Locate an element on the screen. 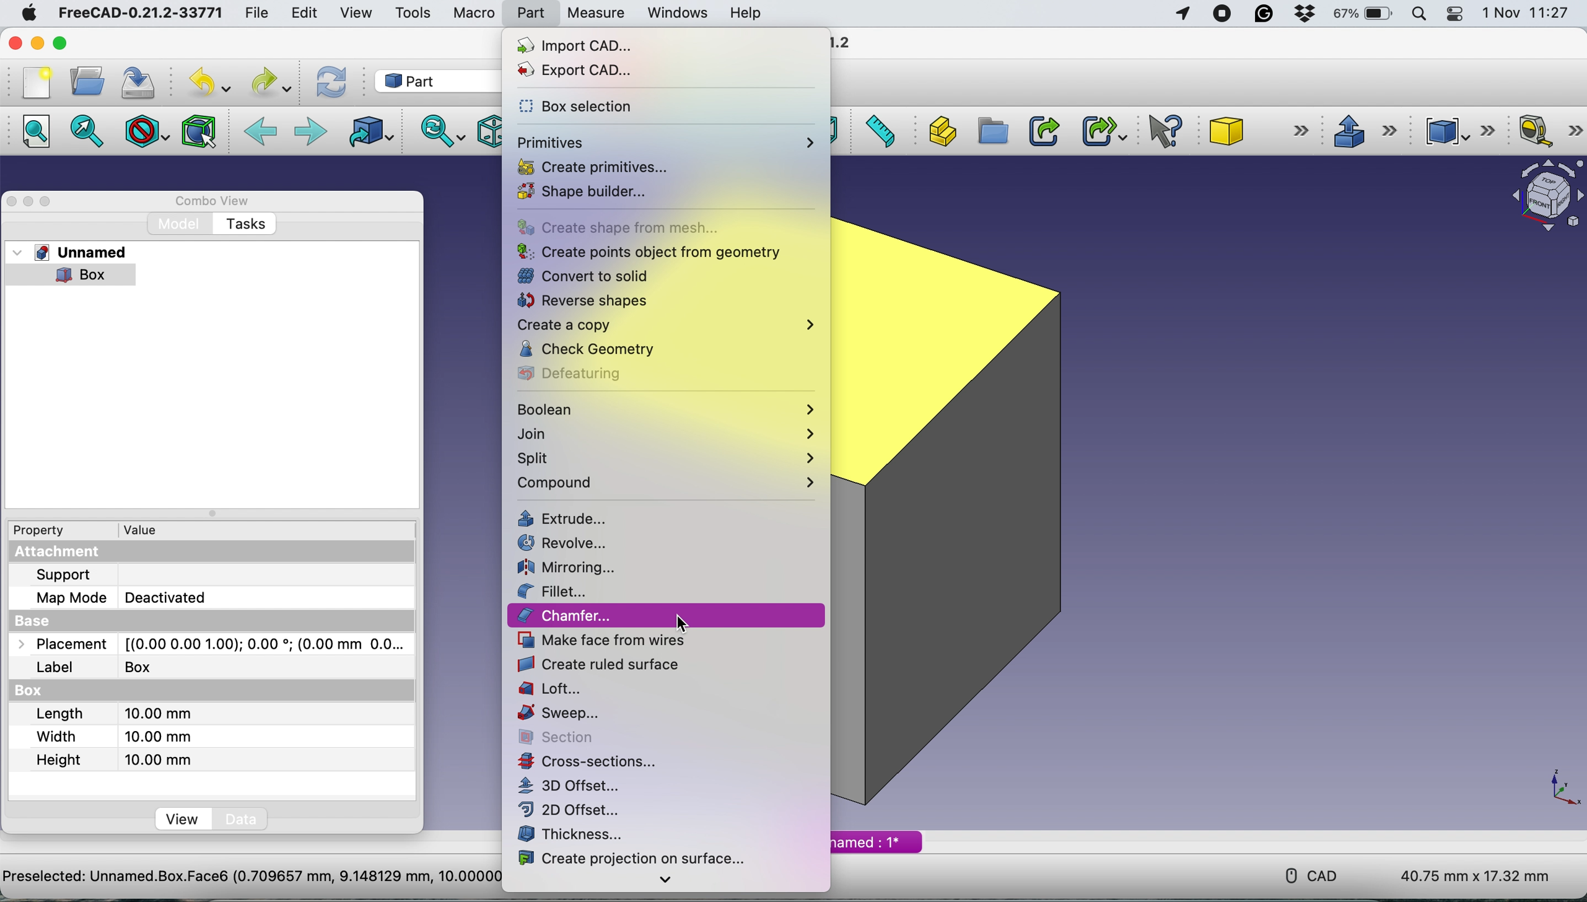 The width and height of the screenshot is (1587, 902). placement is located at coordinates (204, 644).